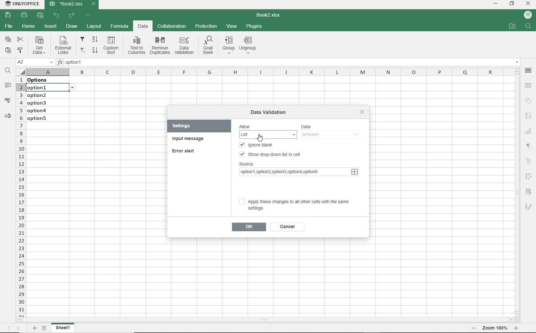  I want to click on VIEW, so click(232, 26).